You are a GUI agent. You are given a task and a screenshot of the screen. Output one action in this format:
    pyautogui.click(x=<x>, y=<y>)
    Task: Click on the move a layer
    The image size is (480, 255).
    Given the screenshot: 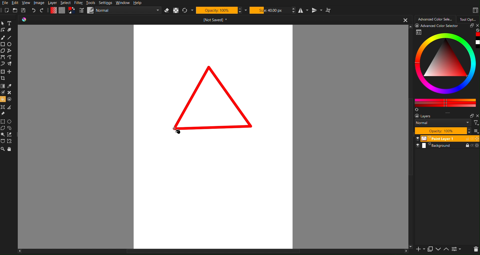 What is the action you would take?
    pyautogui.click(x=10, y=71)
    